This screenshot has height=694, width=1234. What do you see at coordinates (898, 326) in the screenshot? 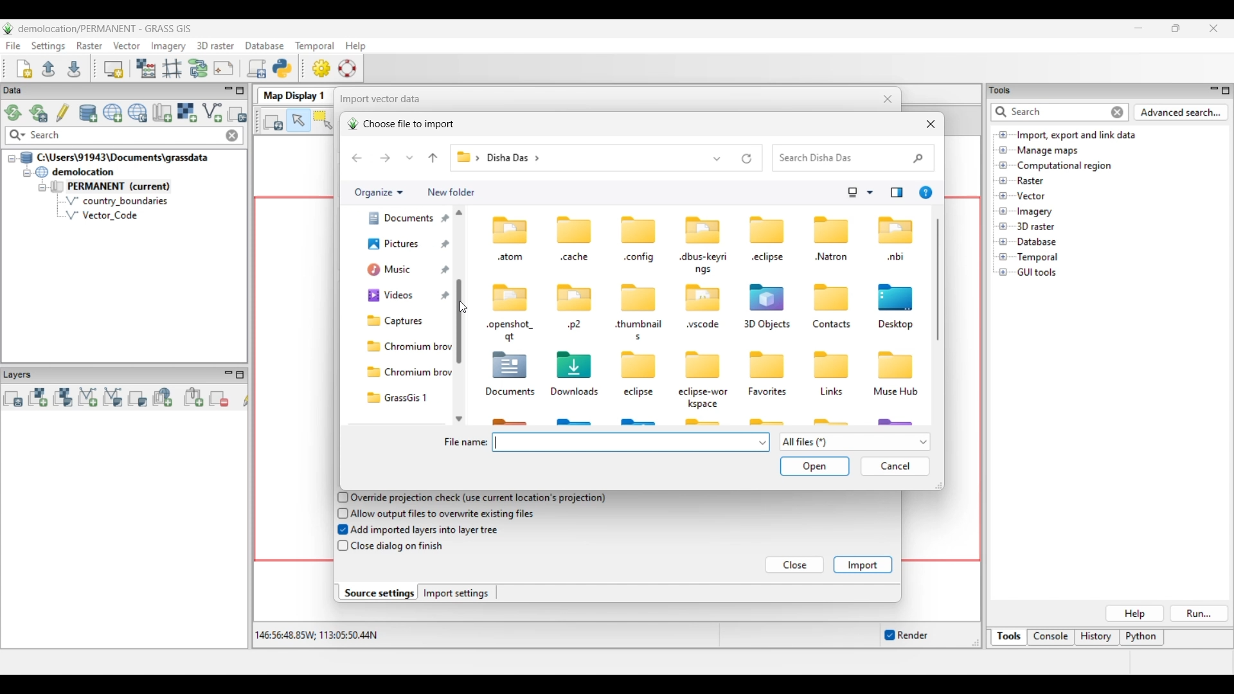
I see `Desktop` at bounding box center [898, 326].